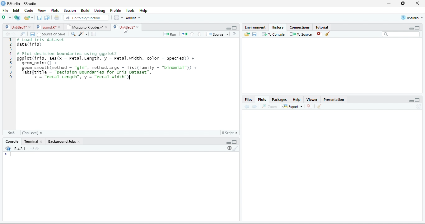 This screenshot has height=224, width=425. I want to click on show in new window, so click(23, 34).